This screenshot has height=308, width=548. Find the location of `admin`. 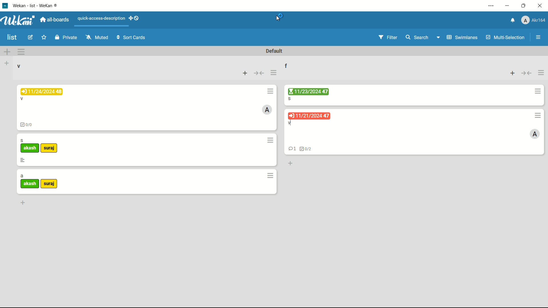

admin is located at coordinates (535, 134).